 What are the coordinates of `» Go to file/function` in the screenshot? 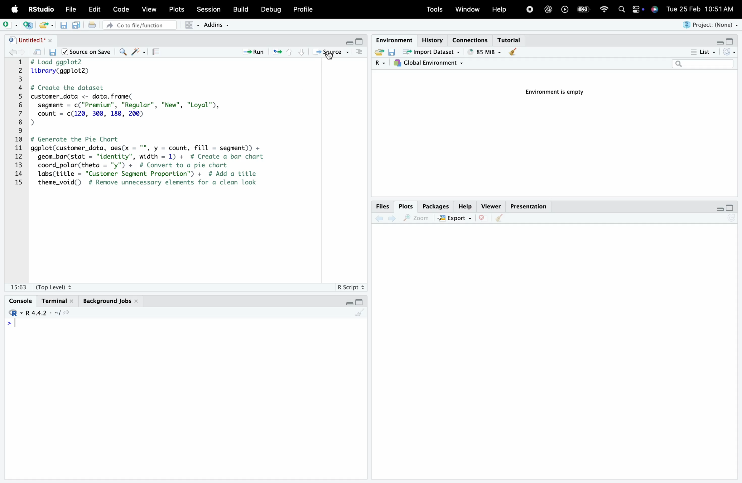 It's located at (139, 25).